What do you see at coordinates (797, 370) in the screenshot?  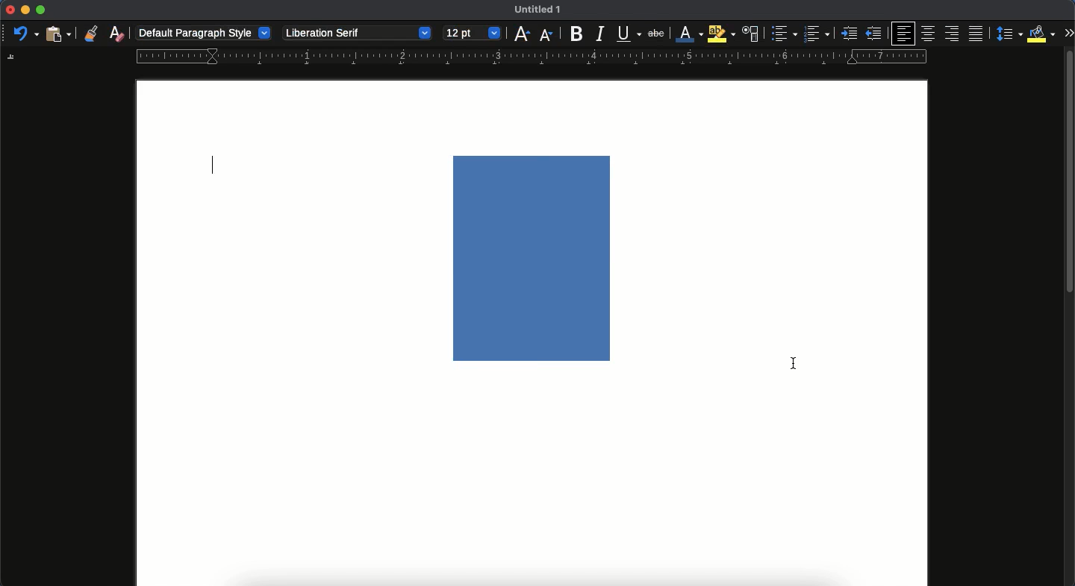 I see `made change` at bounding box center [797, 370].